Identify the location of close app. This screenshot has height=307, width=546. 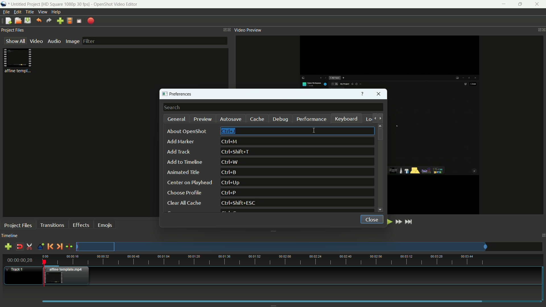
(538, 4).